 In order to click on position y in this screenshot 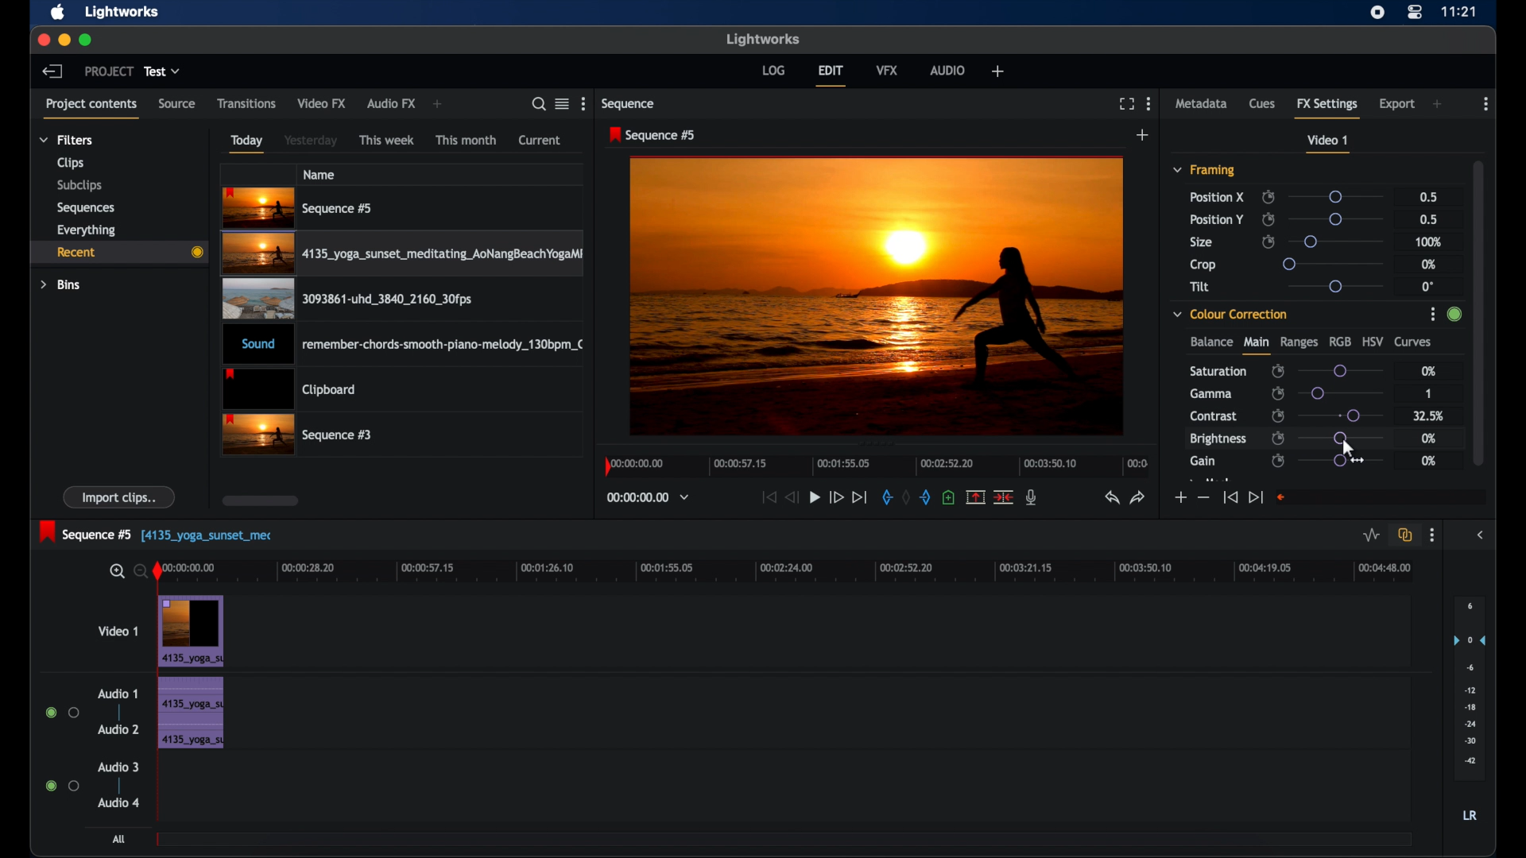, I will do `click(1216, 219)`.